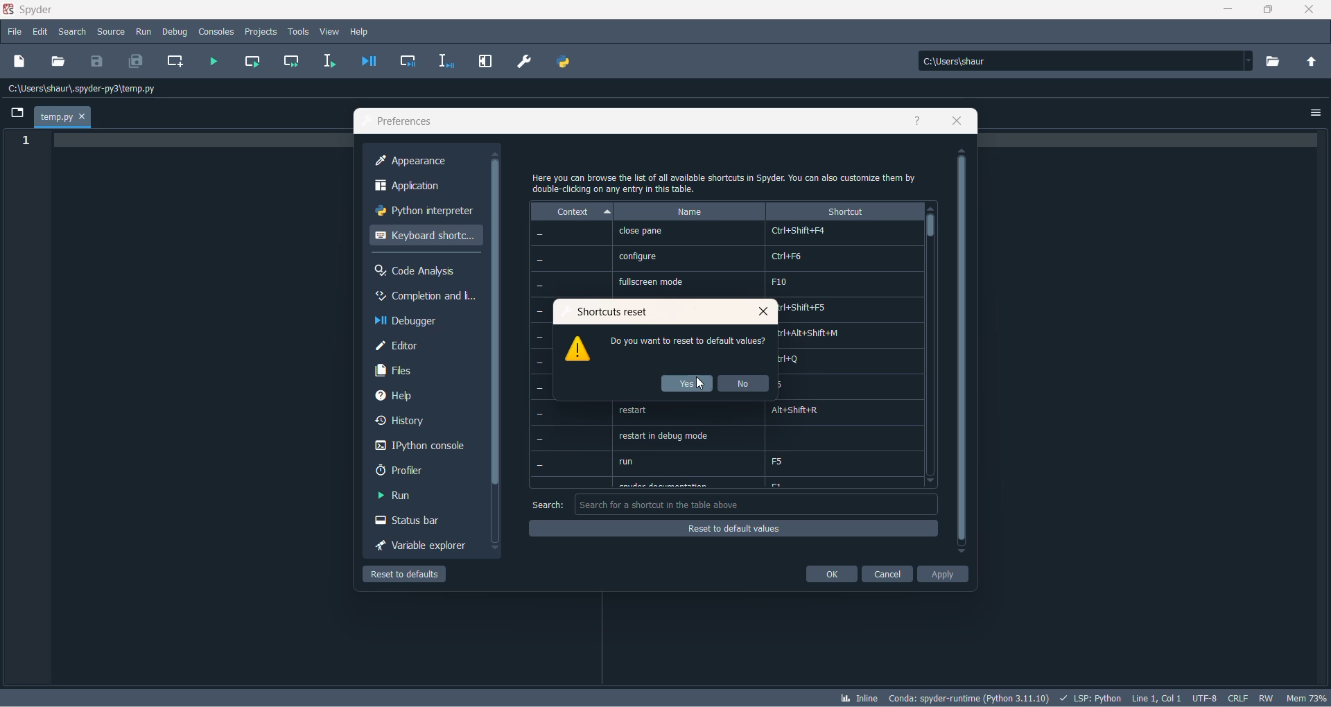 The image size is (1331, 707). I want to click on python interpreter, so click(426, 212).